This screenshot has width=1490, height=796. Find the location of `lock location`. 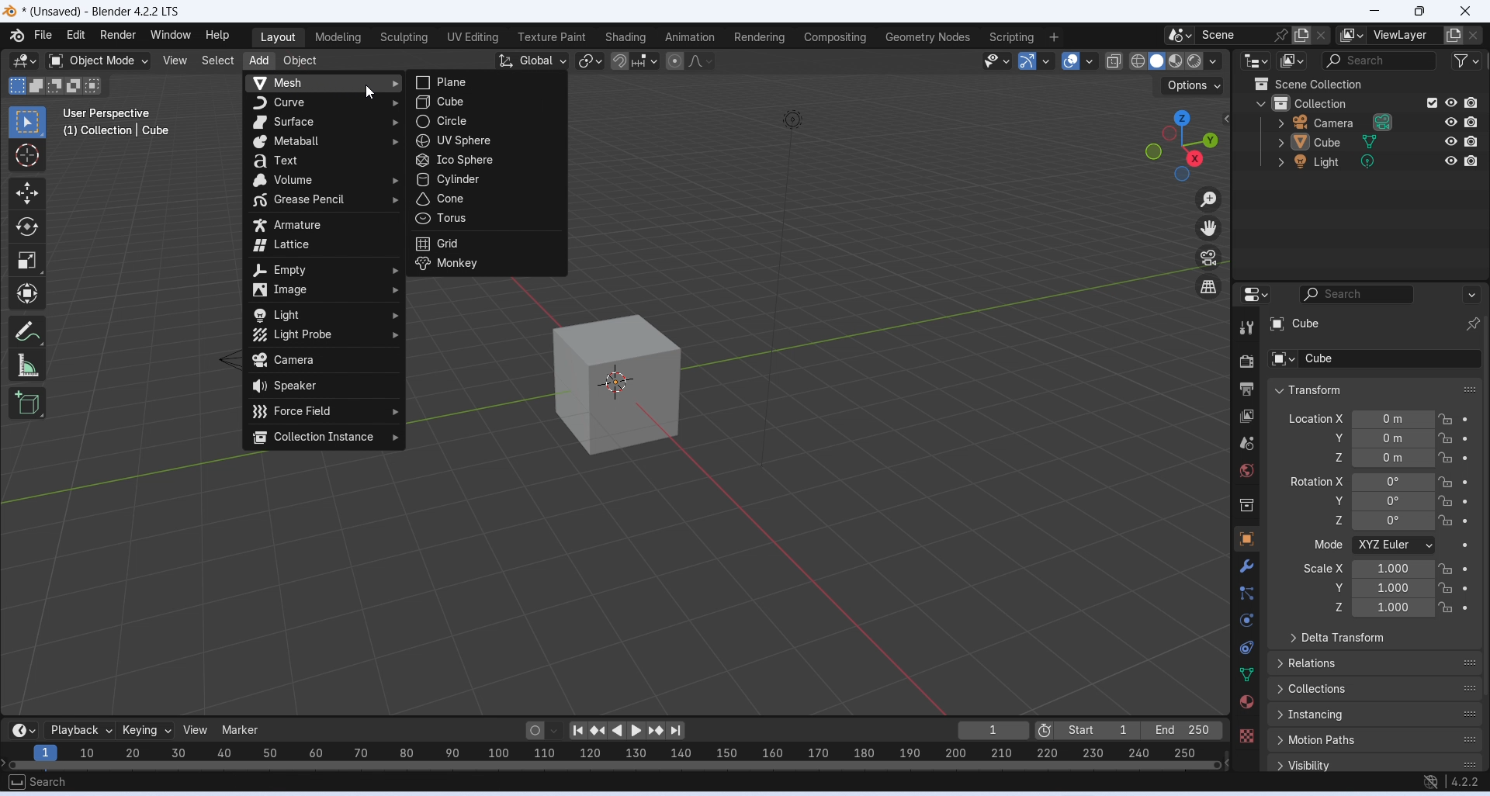

lock location is located at coordinates (1446, 457).